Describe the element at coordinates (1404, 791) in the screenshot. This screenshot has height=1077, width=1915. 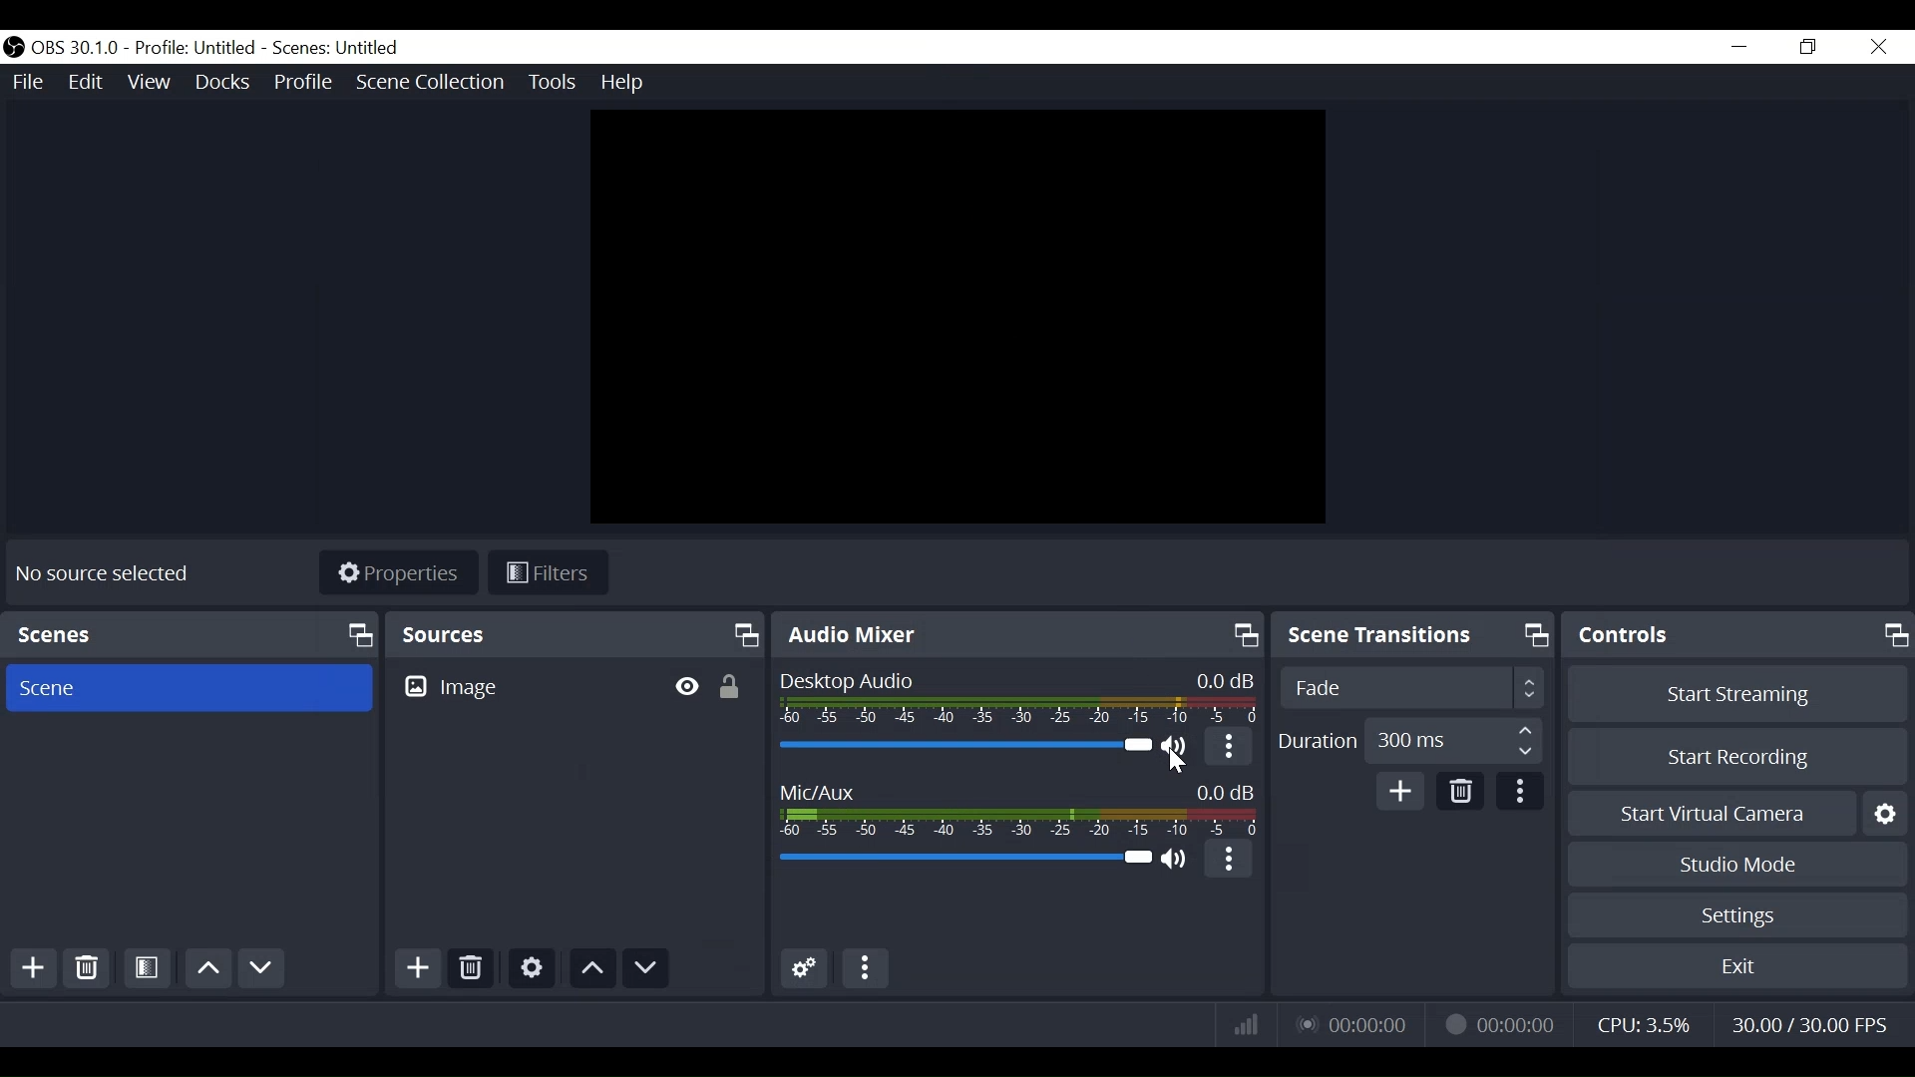
I see `Add Scene Transition` at that location.